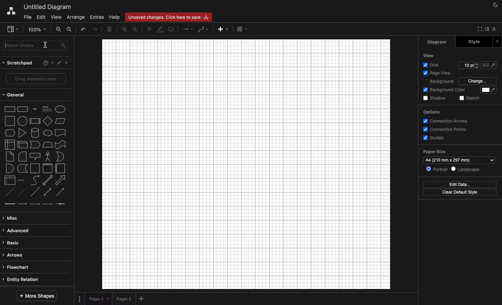 Image resolution: width=502 pixels, height=305 pixels. I want to click on Typing, so click(36, 47).